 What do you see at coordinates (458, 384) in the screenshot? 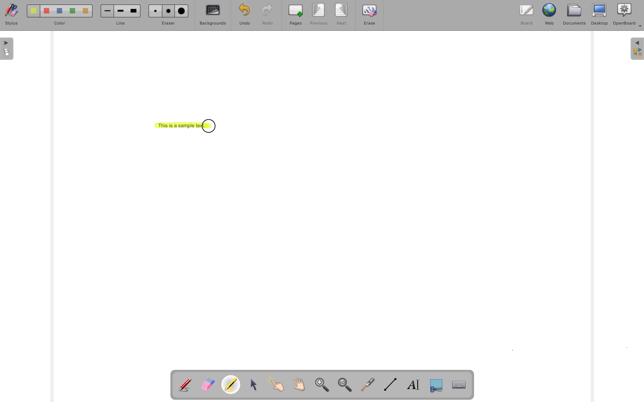
I see `display virtual keyboard` at bounding box center [458, 384].